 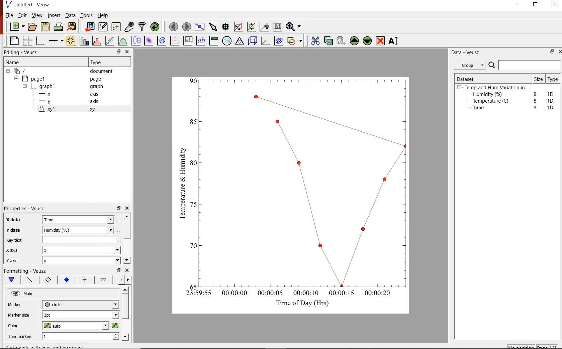 I want to click on xy, so click(x=94, y=111).